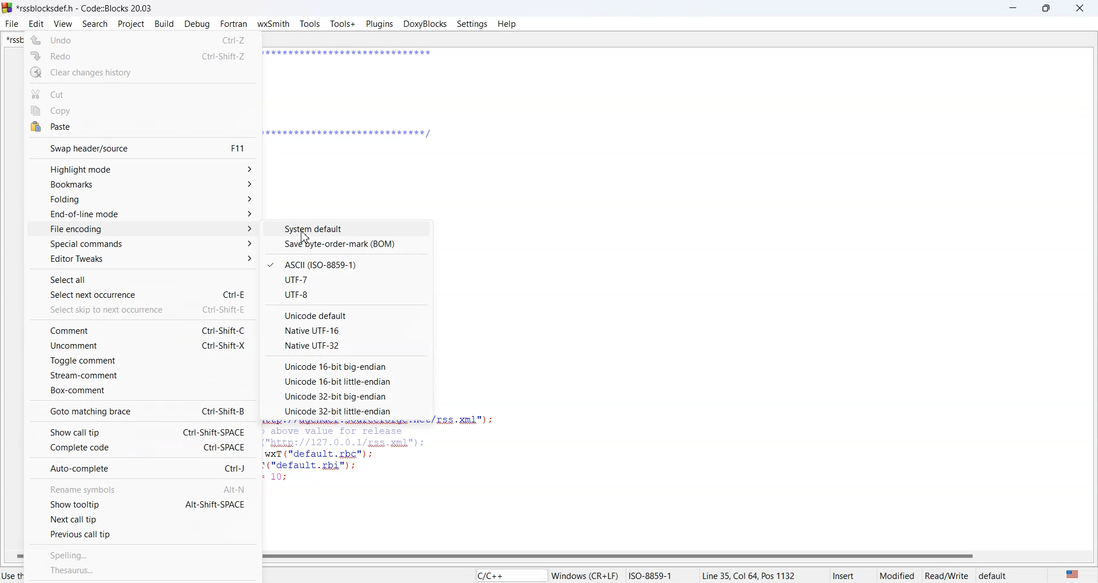 This screenshot has height=583, width=1098. Describe the element at coordinates (345, 411) in the screenshot. I see `Unicode 32-bit little ending` at that location.